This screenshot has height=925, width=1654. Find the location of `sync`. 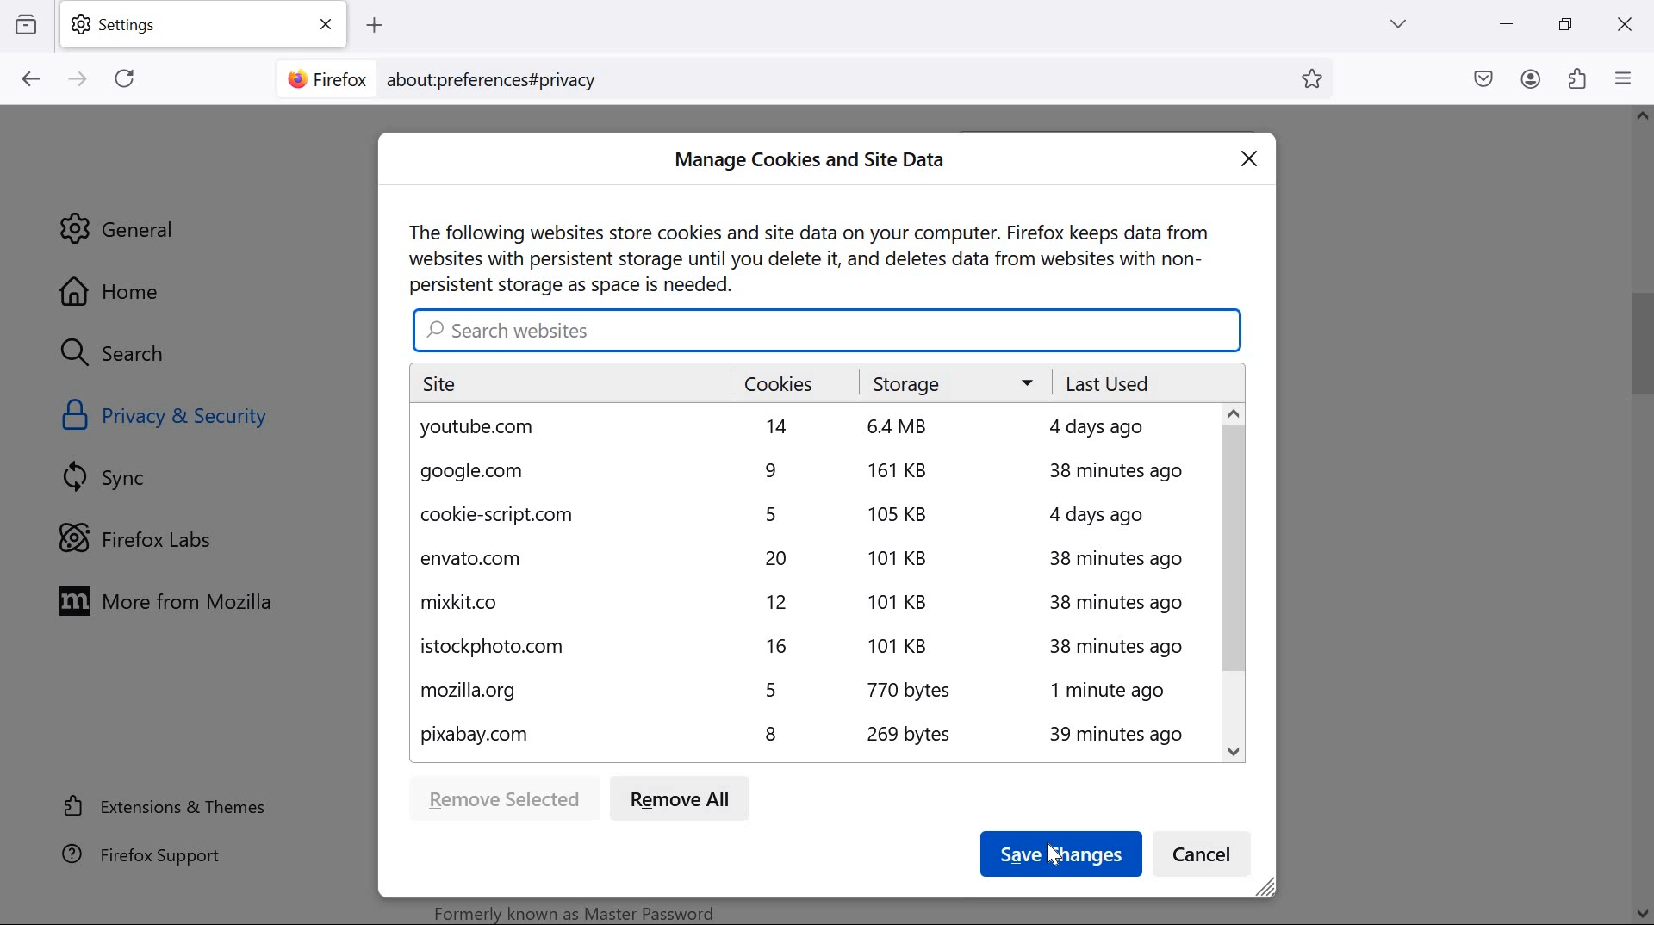

sync is located at coordinates (113, 476).